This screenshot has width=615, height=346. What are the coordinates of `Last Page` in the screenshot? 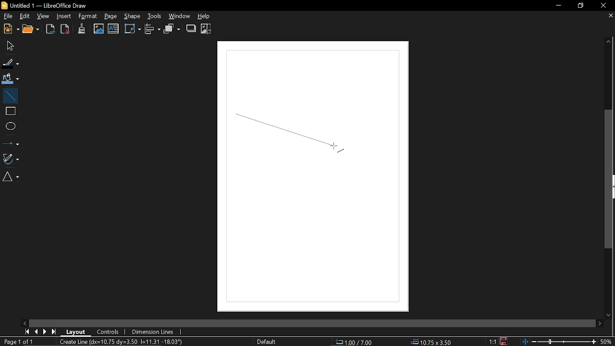 It's located at (54, 332).